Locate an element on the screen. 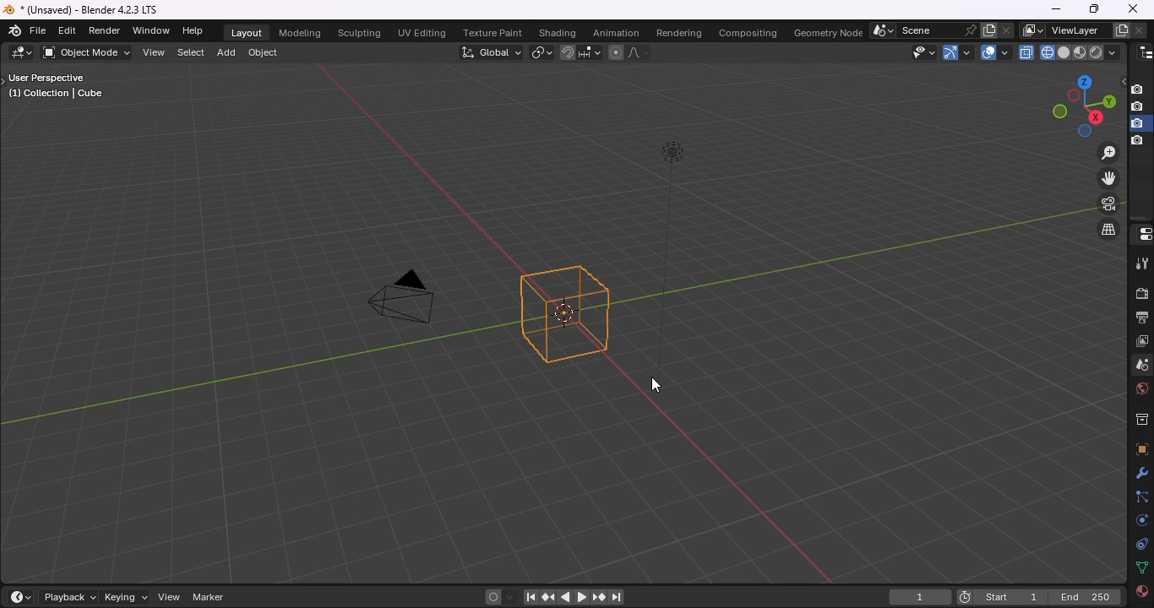 This screenshot has width=1154, height=608. Material is located at coordinates (1141, 594).